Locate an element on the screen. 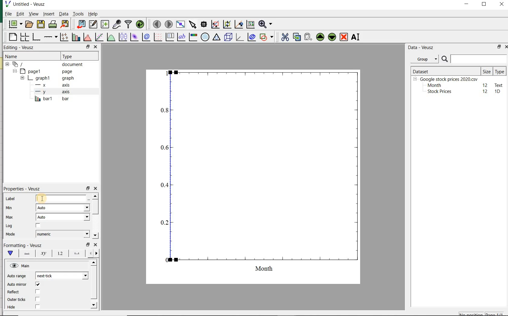 The image size is (508, 316). Auto range is located at coordinates (17, 276).